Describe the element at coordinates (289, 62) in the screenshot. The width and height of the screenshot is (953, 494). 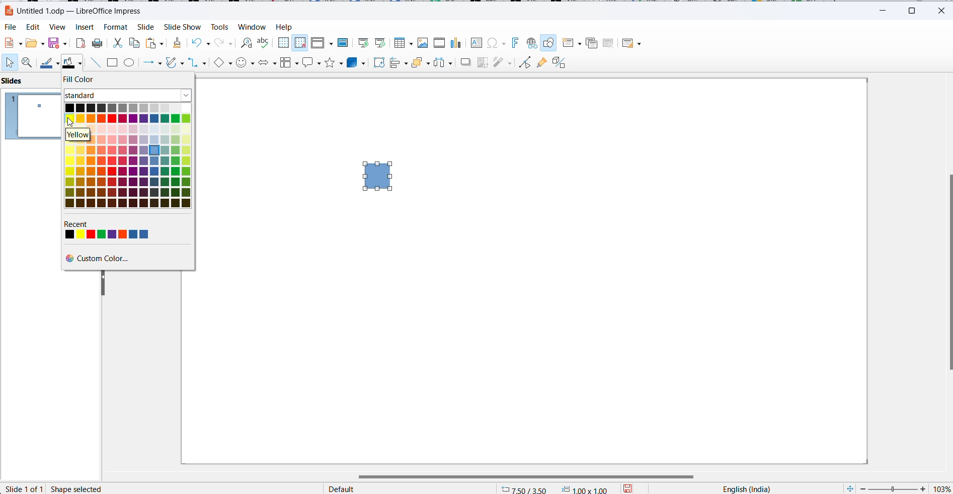
I see `flowchart ` at that location.